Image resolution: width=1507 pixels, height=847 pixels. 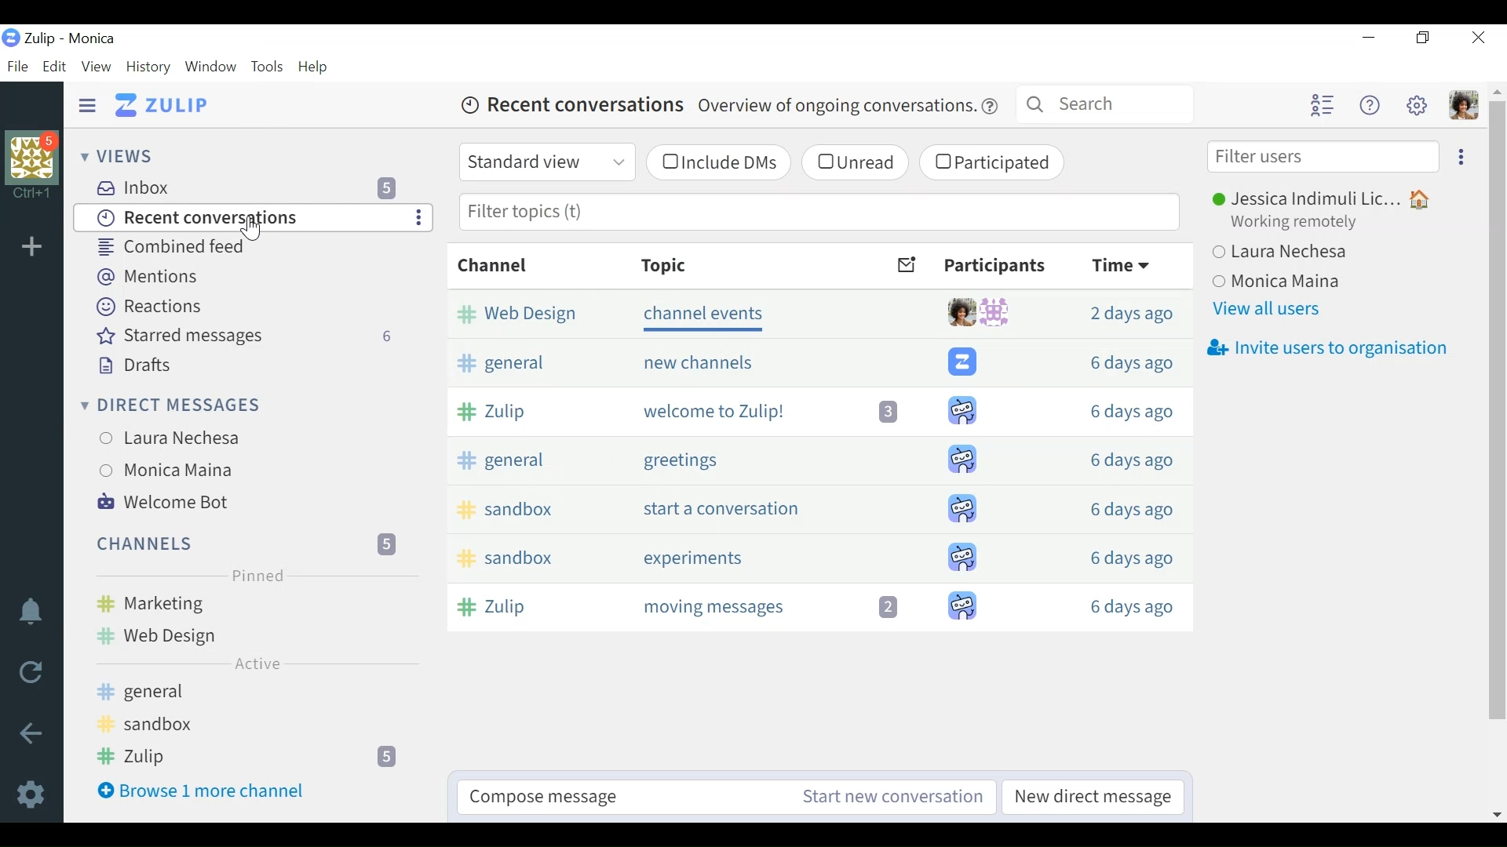 What do you see at coordinates (148, 278) in the screenshot?
I see `Mentions` at bounding box center [148, 278].